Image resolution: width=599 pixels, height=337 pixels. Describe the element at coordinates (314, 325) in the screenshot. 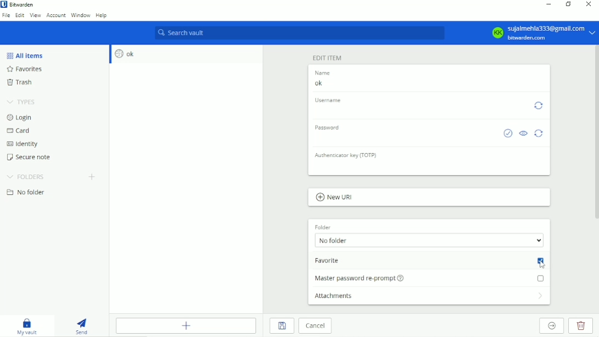

I see `Cancel` at that location.